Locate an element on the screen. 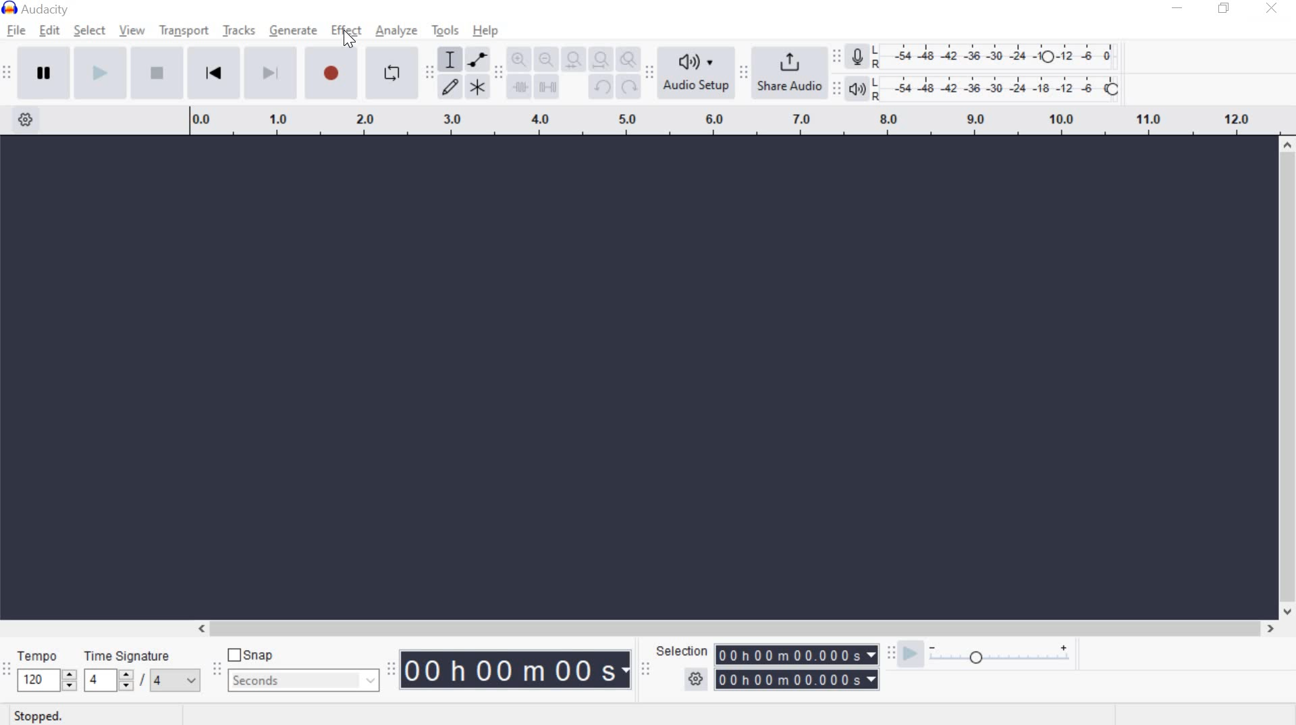 The image size is (1296, 725). view is located at coordinates (133, 30).